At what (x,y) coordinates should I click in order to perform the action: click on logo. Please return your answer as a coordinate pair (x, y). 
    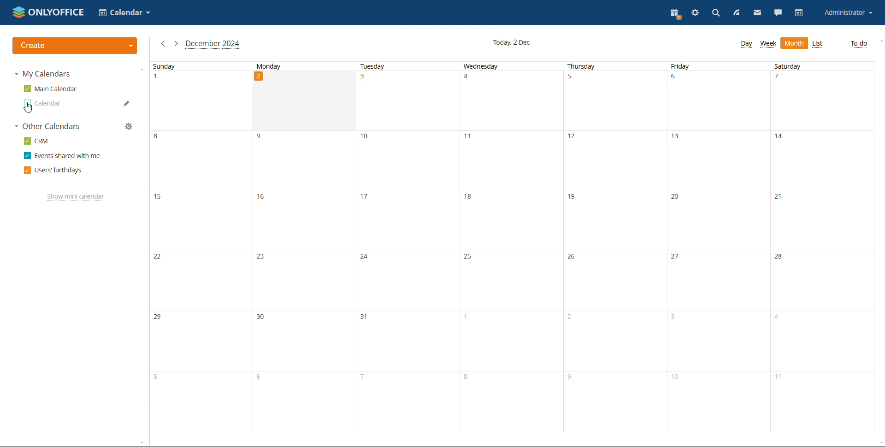
    Looking at the image, I should click on (48, 12).